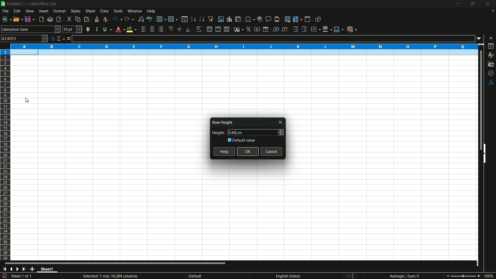  I want to click on borders, so click(316, 29).